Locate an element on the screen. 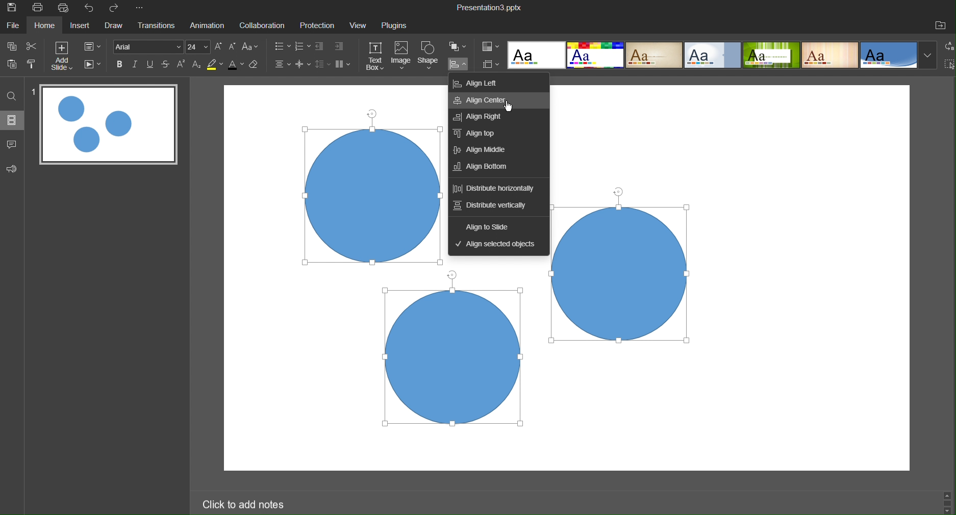 Image resolution: width=956 pixels, height=515 pixels. Protection is located at coordinates (318, 25).